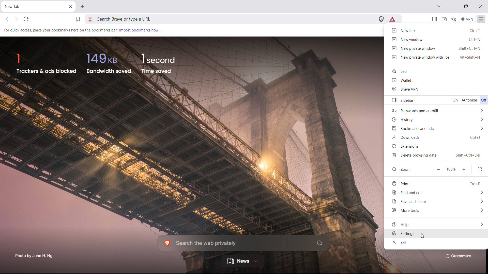 This screenshot has width=488, height=274. What do you see at coordinates (454, 19) in the screenshot?
I see `leo AI` at bounding box center [454, 19].